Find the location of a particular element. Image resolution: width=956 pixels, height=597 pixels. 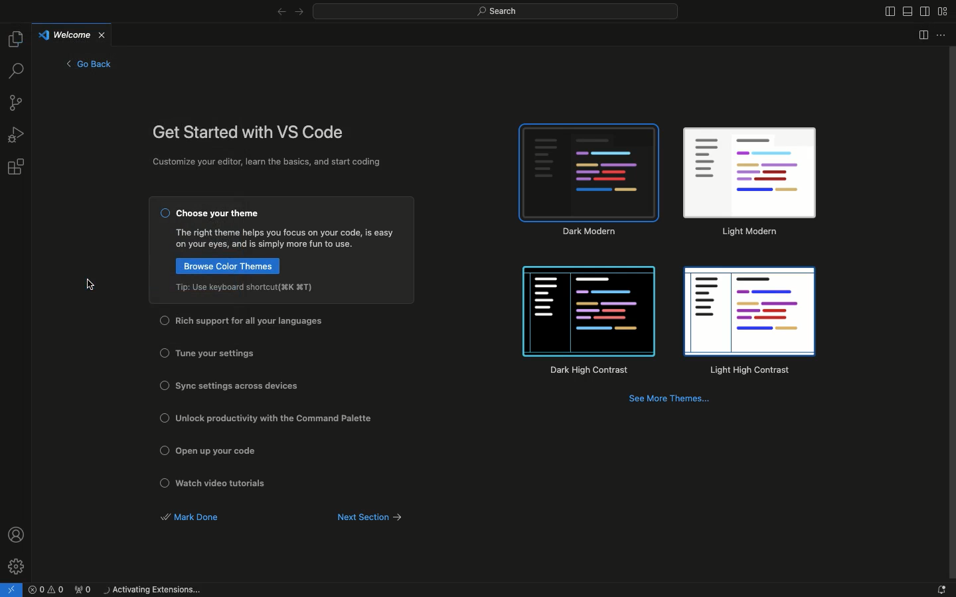

Dark high contrast is located at coordinates (590, 322).